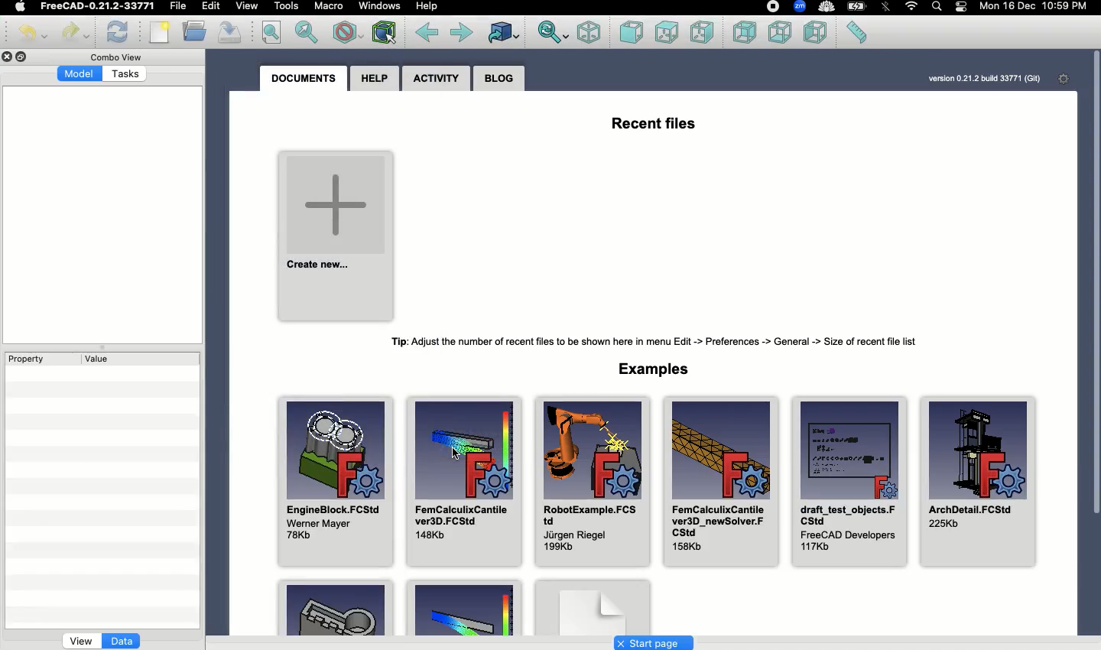  What do you see at coordinates (81, 642) in the screenshot?
I see `View` at bounding box center [81, 642].